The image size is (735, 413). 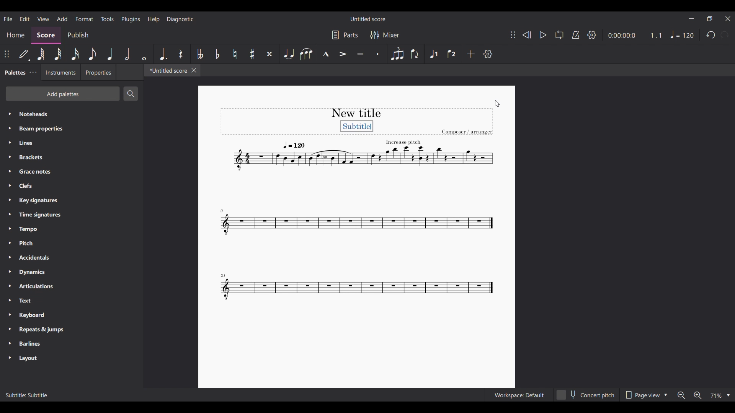 What do you see at coordinates (71, 330) in the screenshot?
I see `Repeats & jumps` at bounding box center [71, 330].